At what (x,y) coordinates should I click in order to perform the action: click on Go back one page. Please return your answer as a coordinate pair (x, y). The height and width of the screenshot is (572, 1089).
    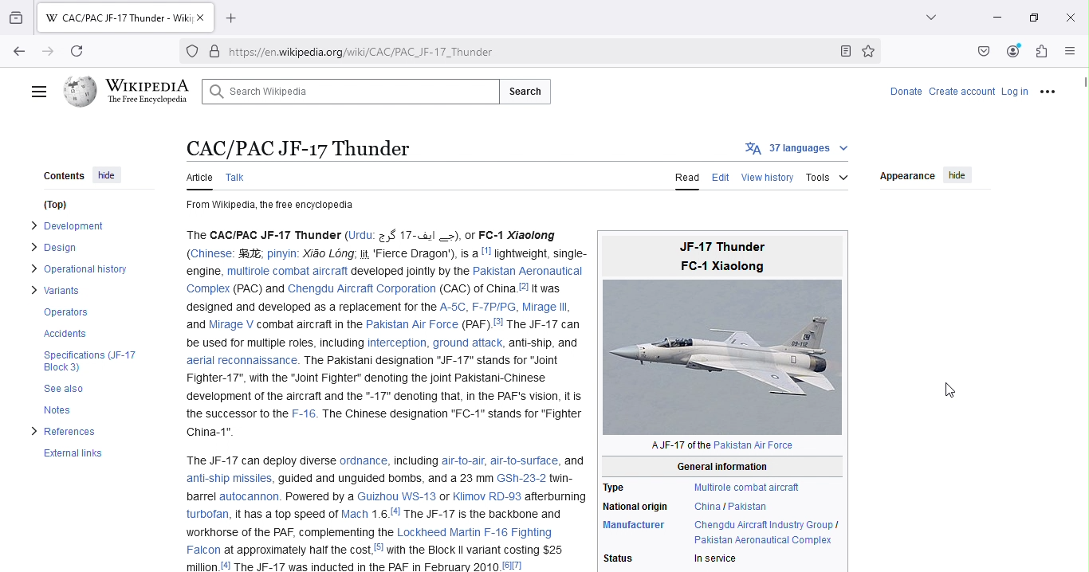
    Looking at the image, I should click on (18, 53).